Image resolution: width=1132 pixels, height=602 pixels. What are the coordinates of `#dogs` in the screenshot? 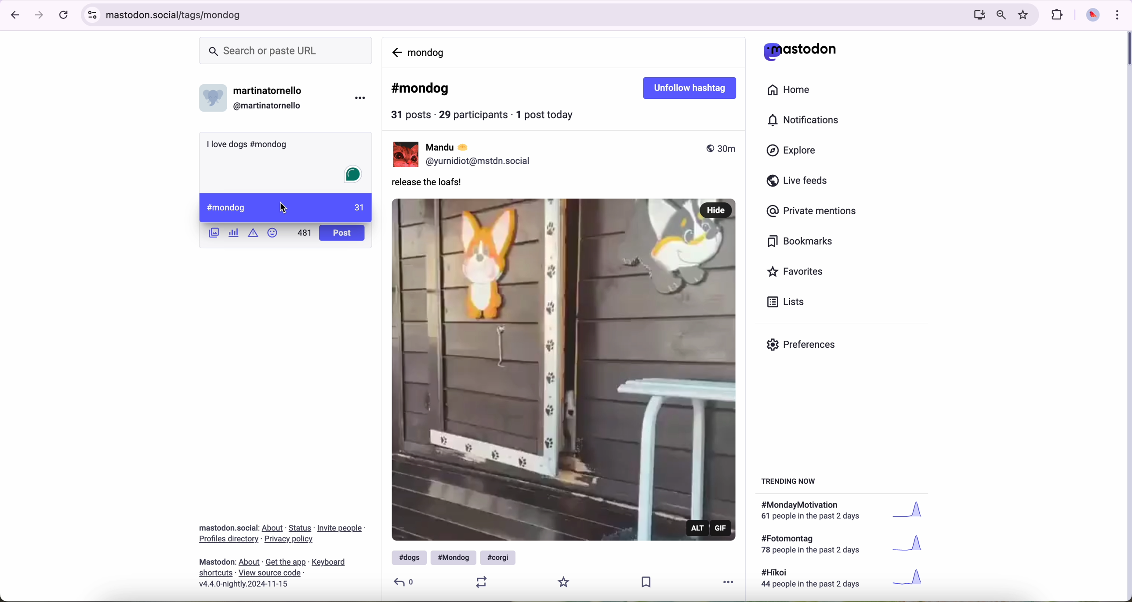 It's located at (407, 557).